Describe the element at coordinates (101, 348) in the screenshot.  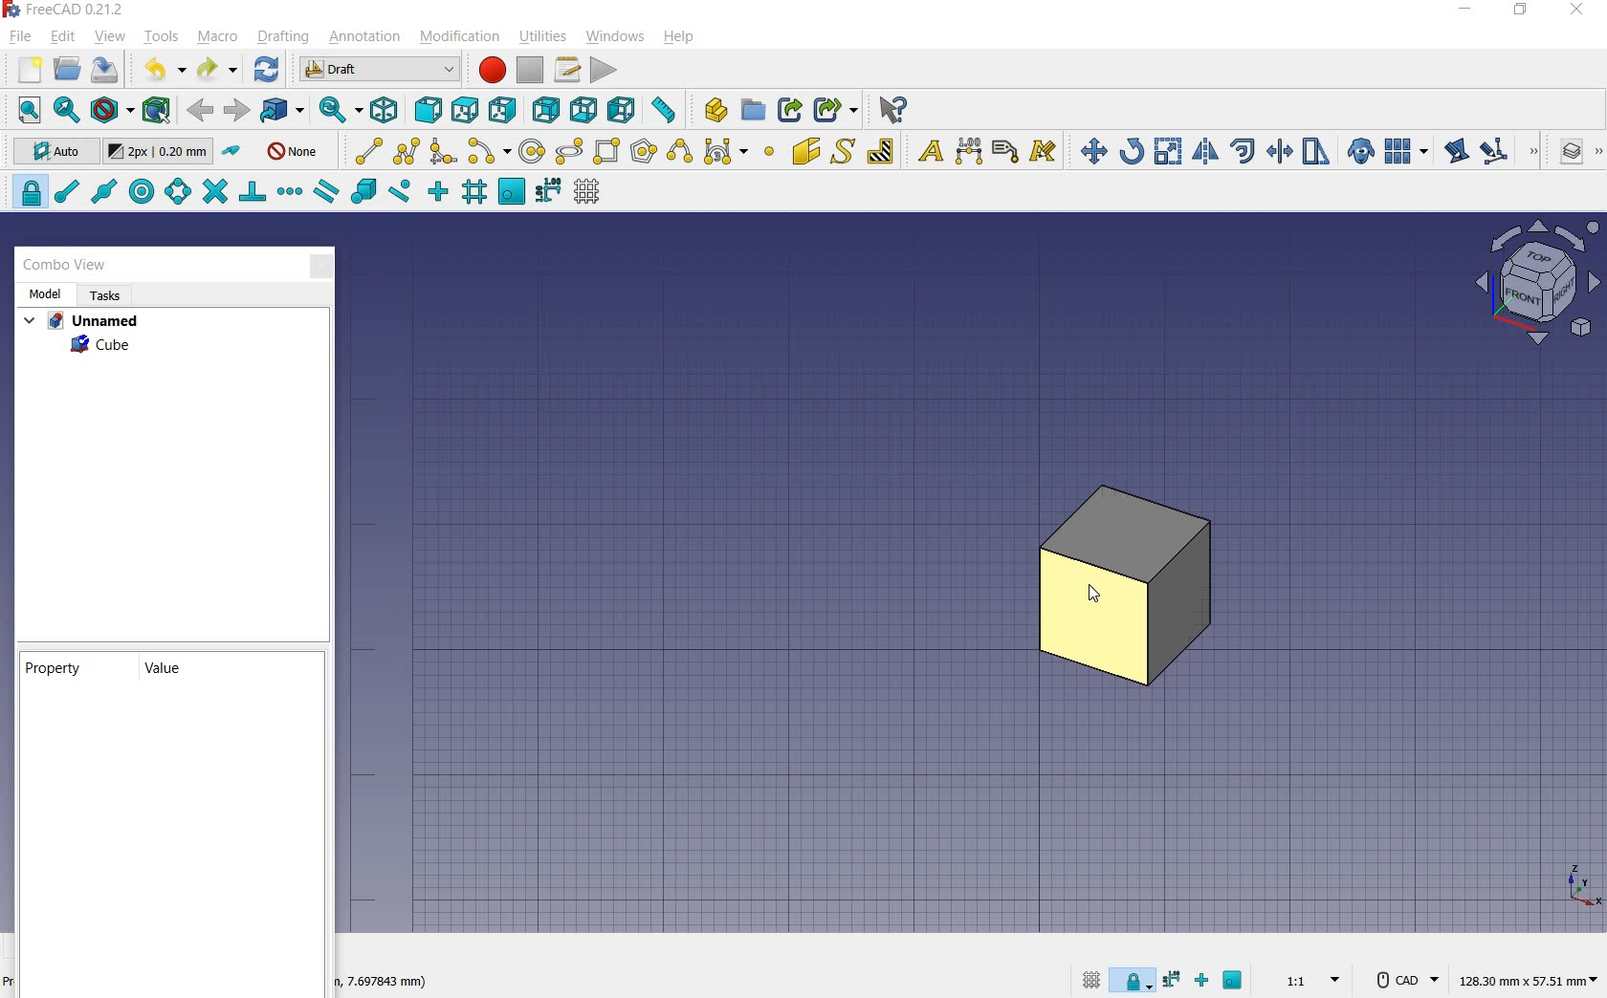
I see `cube` at that location.